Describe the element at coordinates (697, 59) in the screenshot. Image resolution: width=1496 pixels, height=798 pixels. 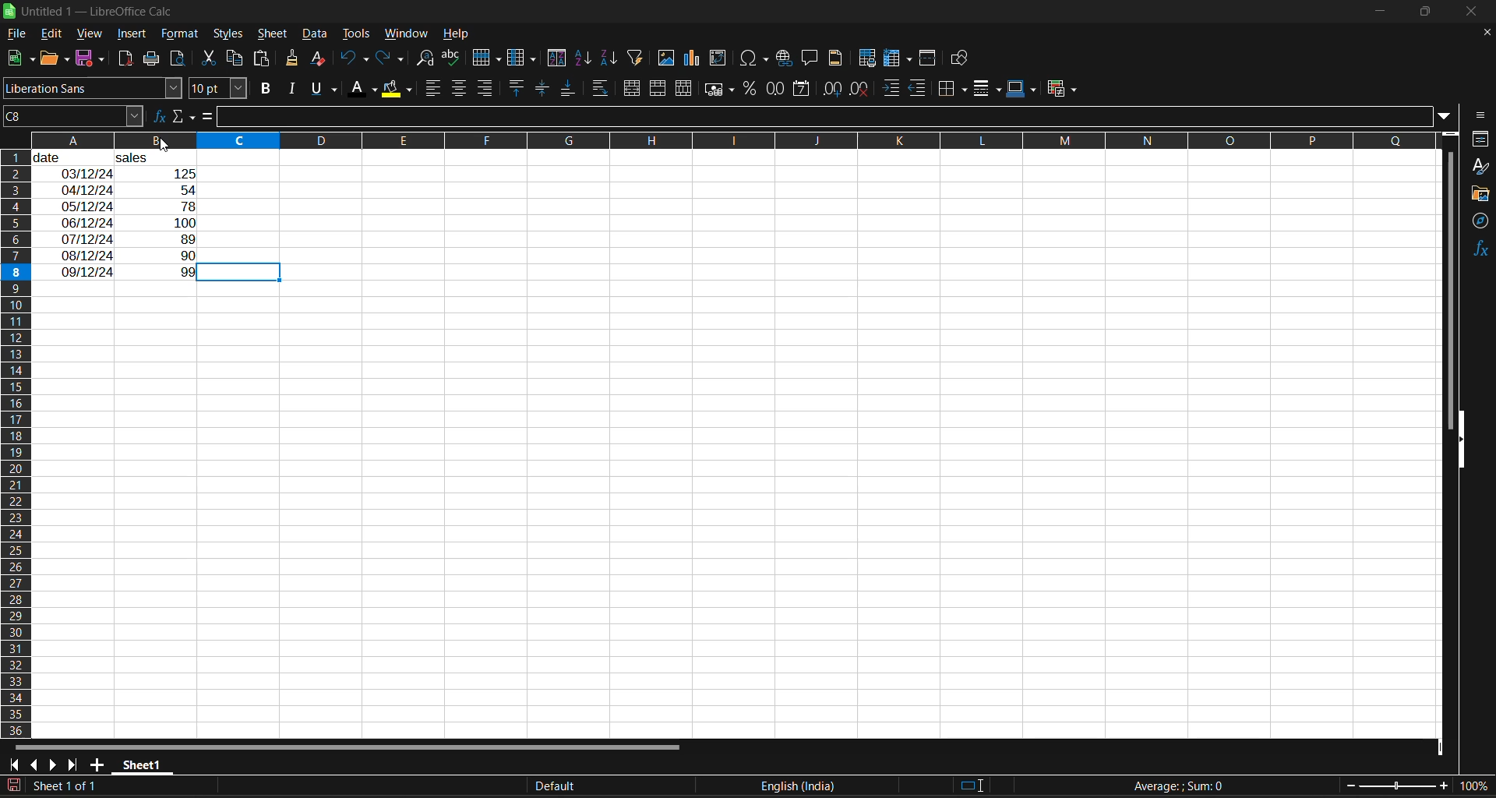
I see `insert chart` at that location.